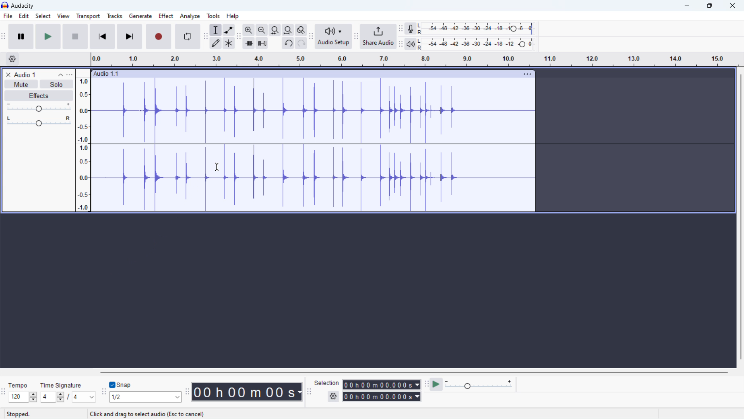  What do you see at coordinates (104, 392) in the screenshot?
I see `snapping toolbar` at bounding box center [104, 392].